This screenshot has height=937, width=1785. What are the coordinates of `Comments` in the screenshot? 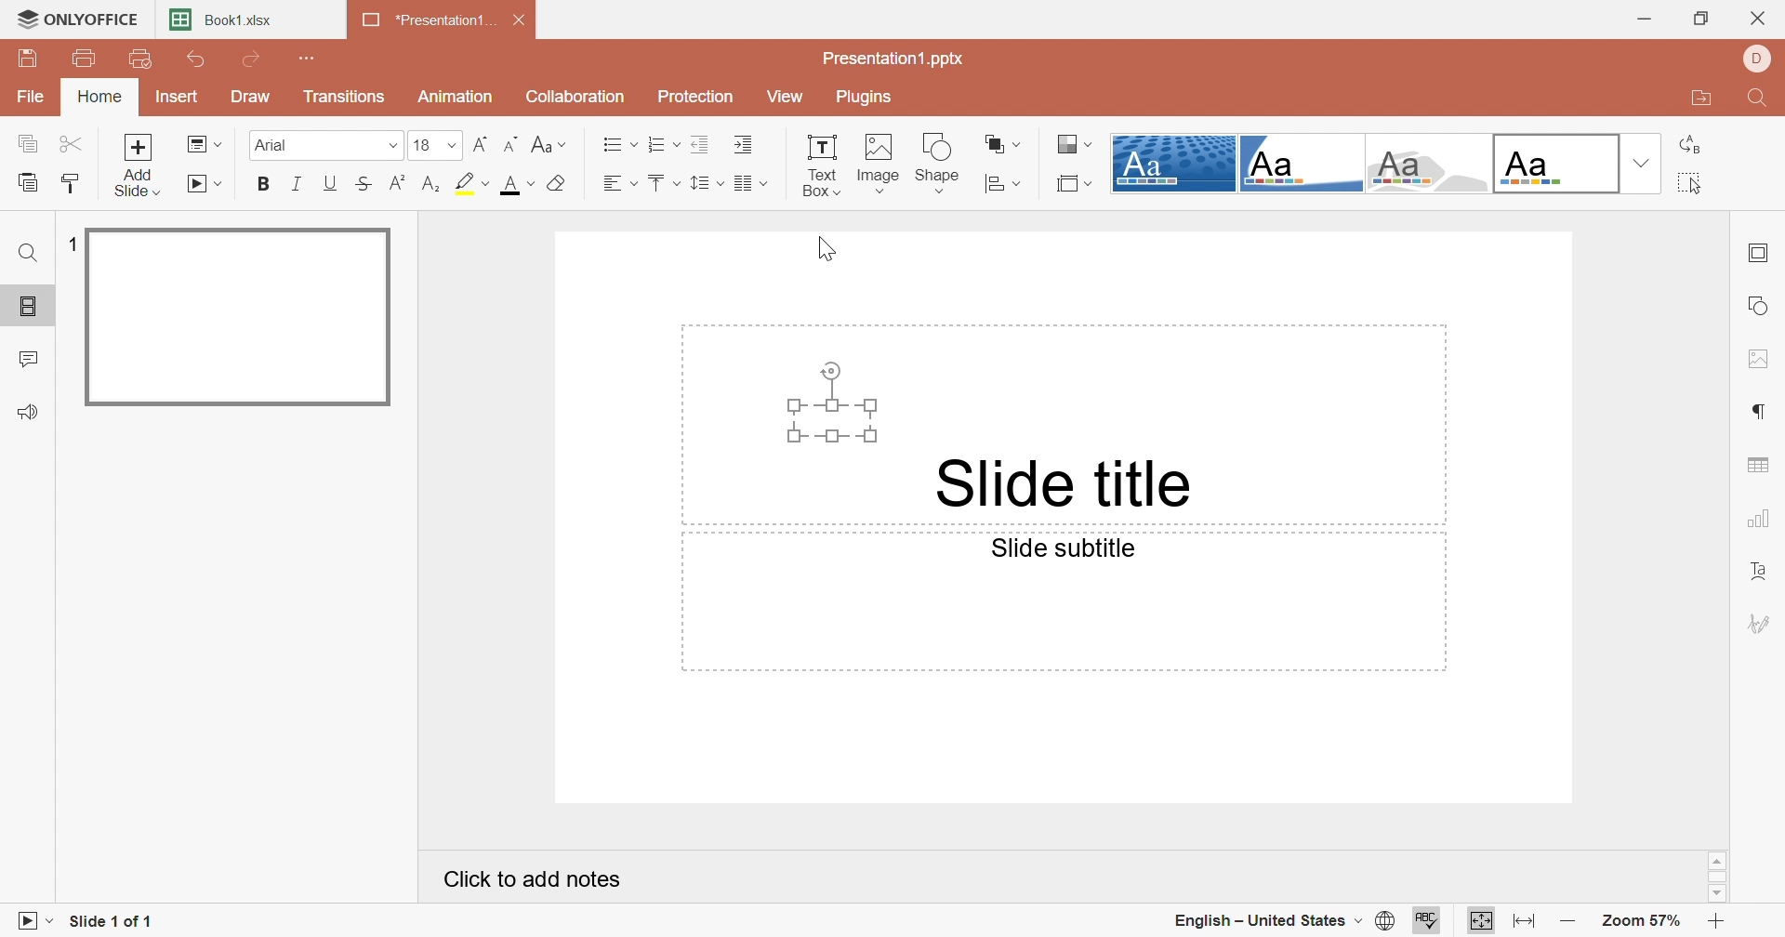 It's located at (31, 357).